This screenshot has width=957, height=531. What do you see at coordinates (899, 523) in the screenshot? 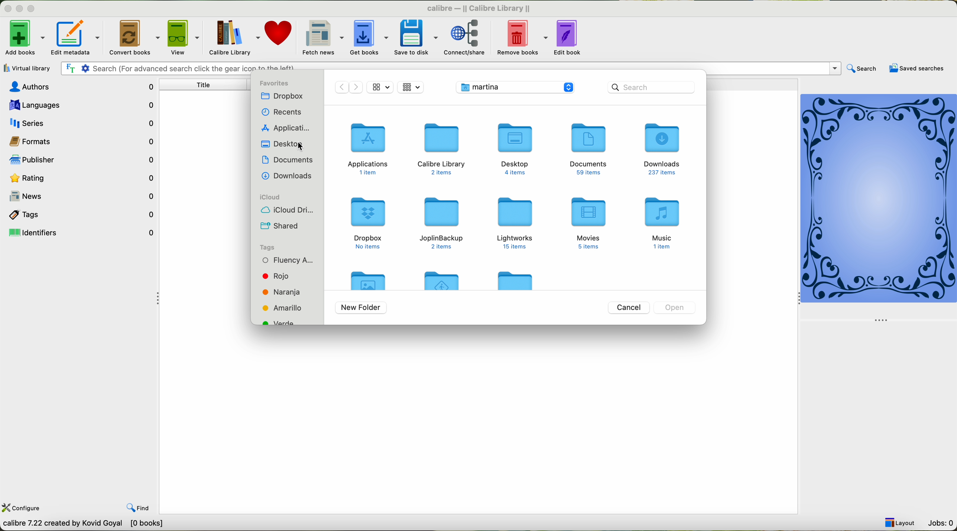
I see `layout` at bounding box center [899, 523].